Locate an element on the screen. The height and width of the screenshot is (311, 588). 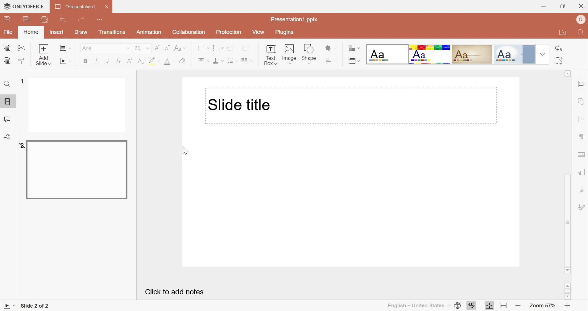
Fit to width is located at coordinates (503, 306).